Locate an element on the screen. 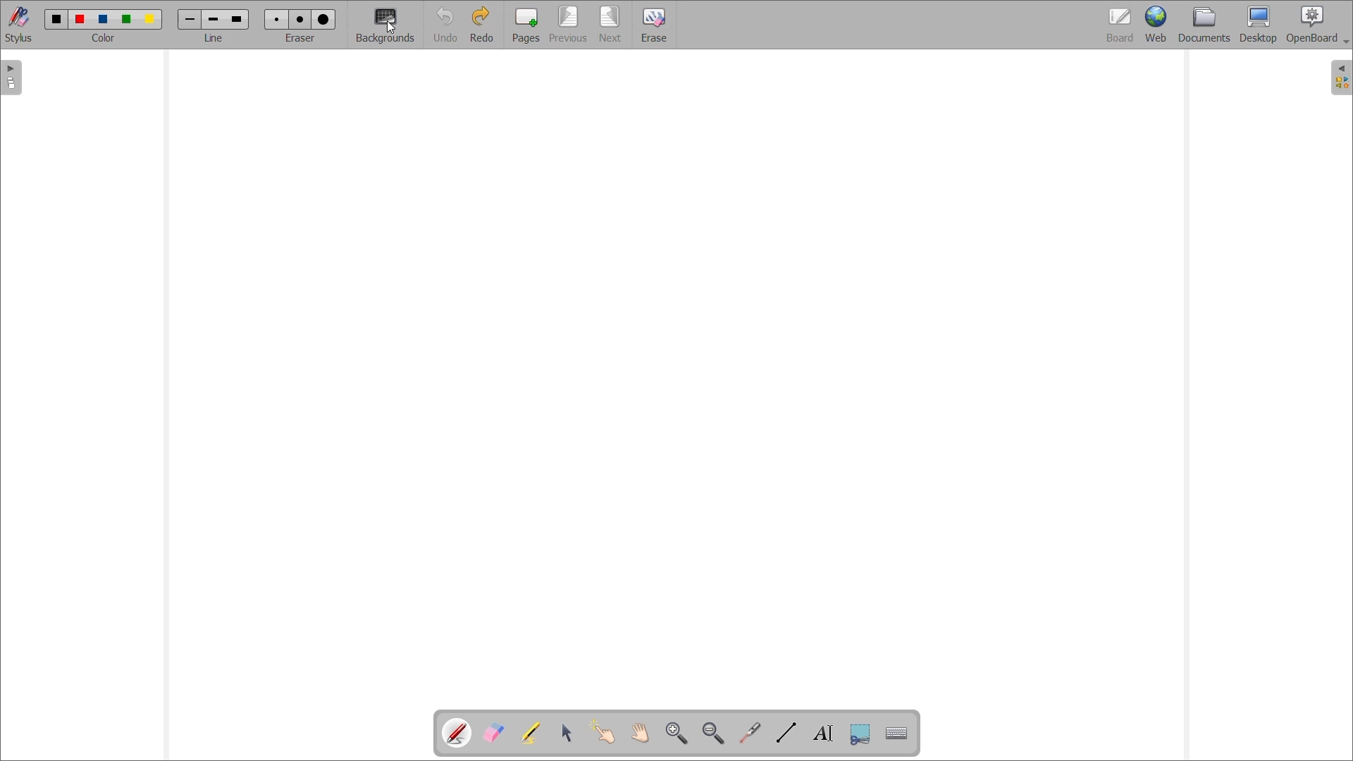 The height and width of the screenshot is (761, 1353). Redo is located at coordinates (482, 24).